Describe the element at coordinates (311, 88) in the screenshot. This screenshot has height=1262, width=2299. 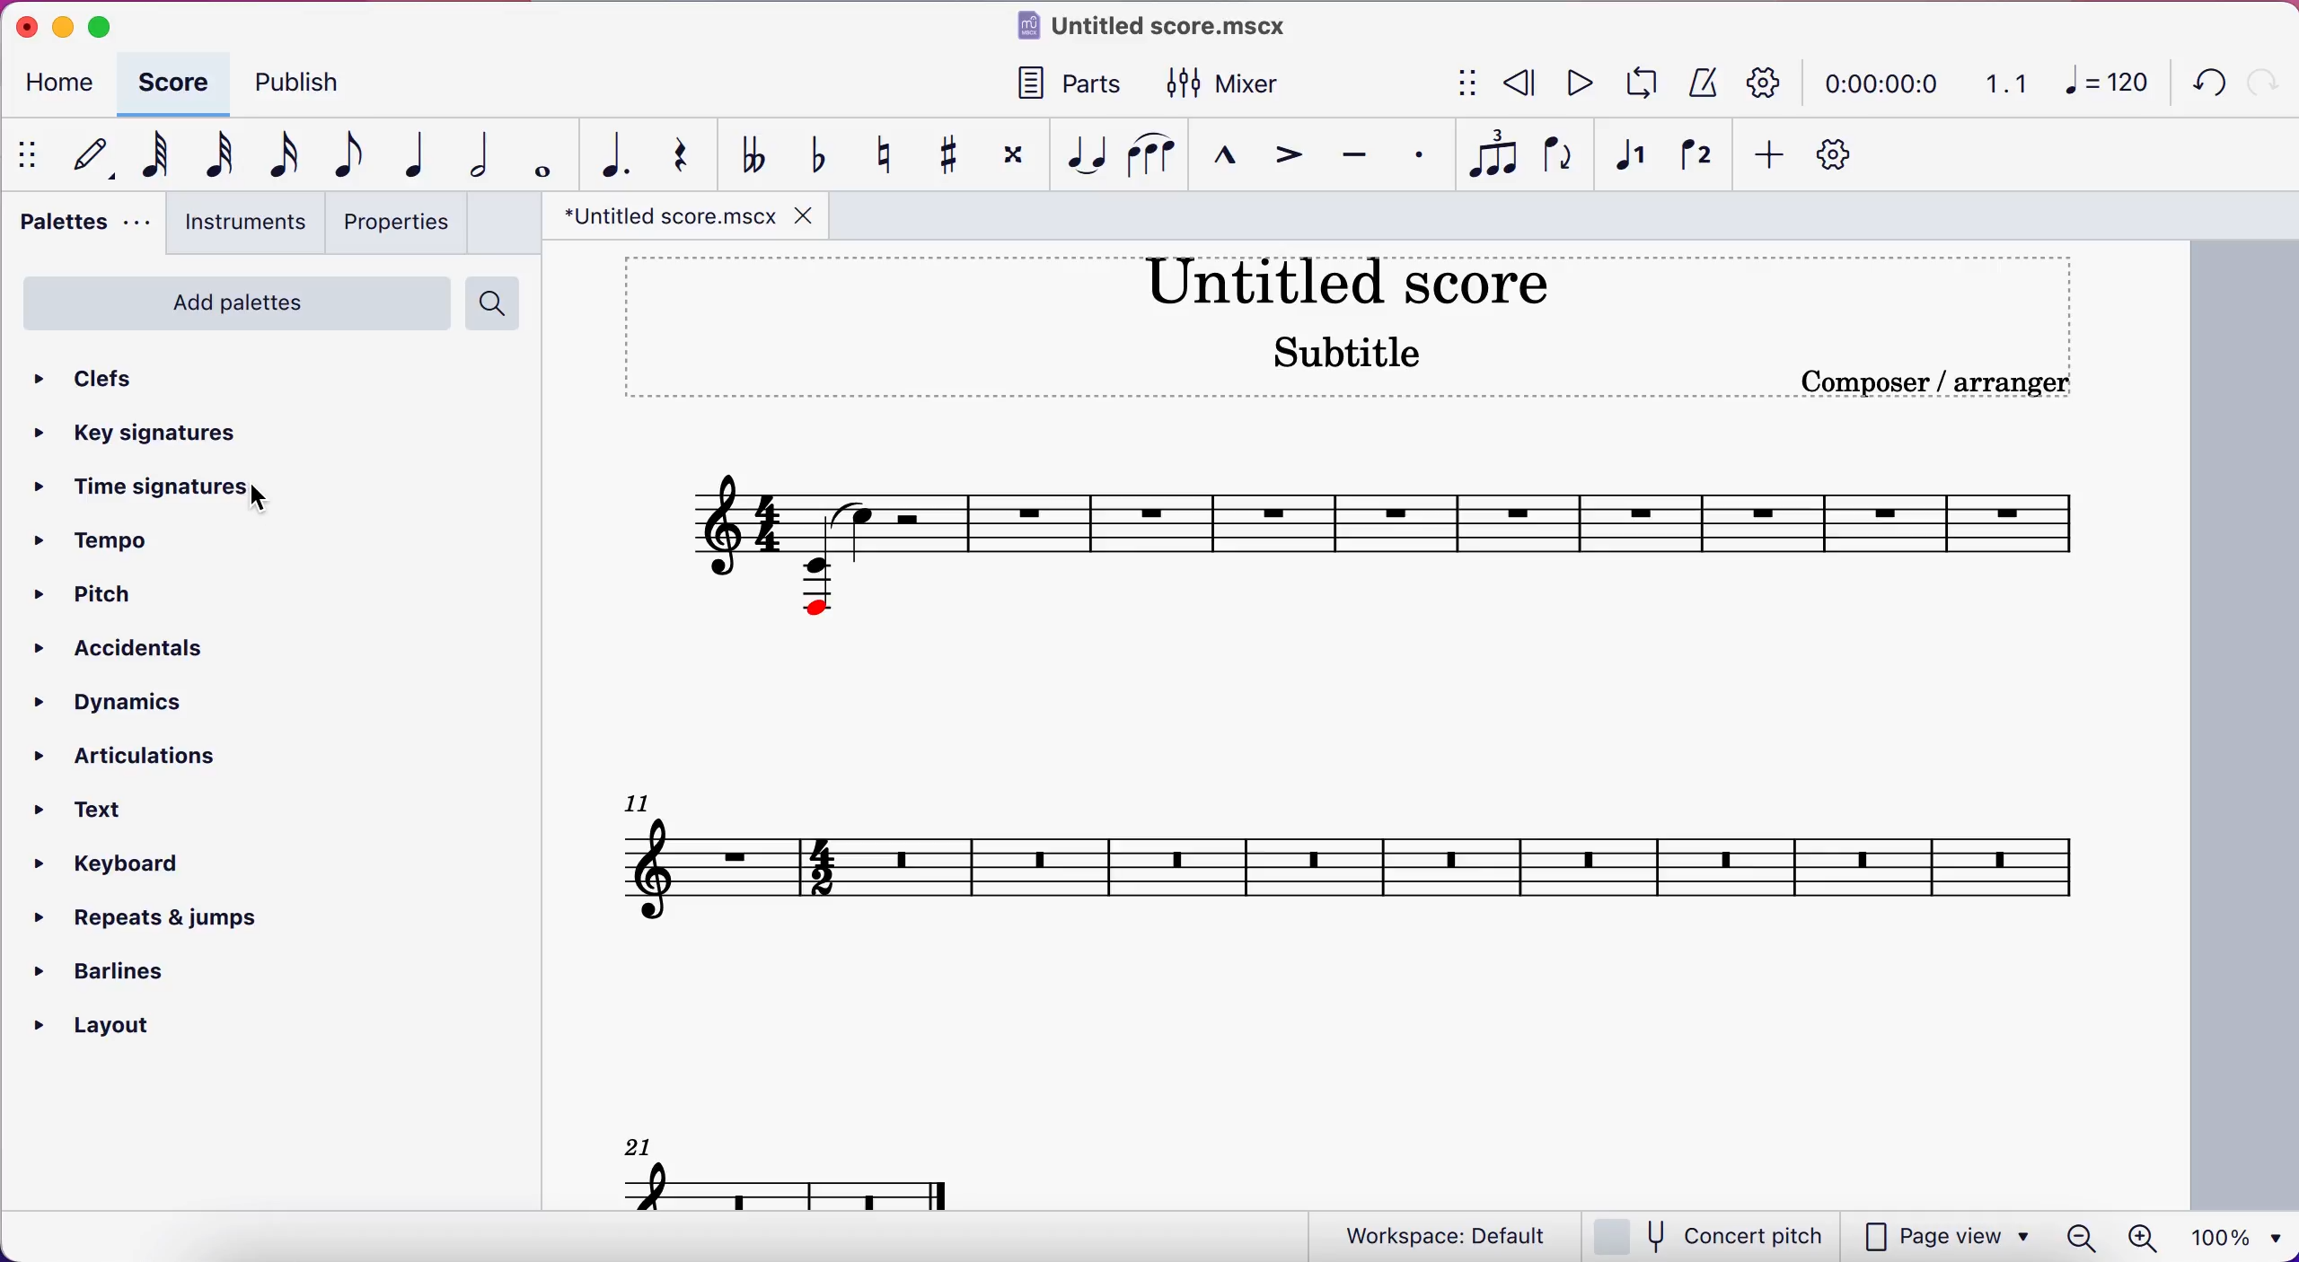
I see `publish` at that location.